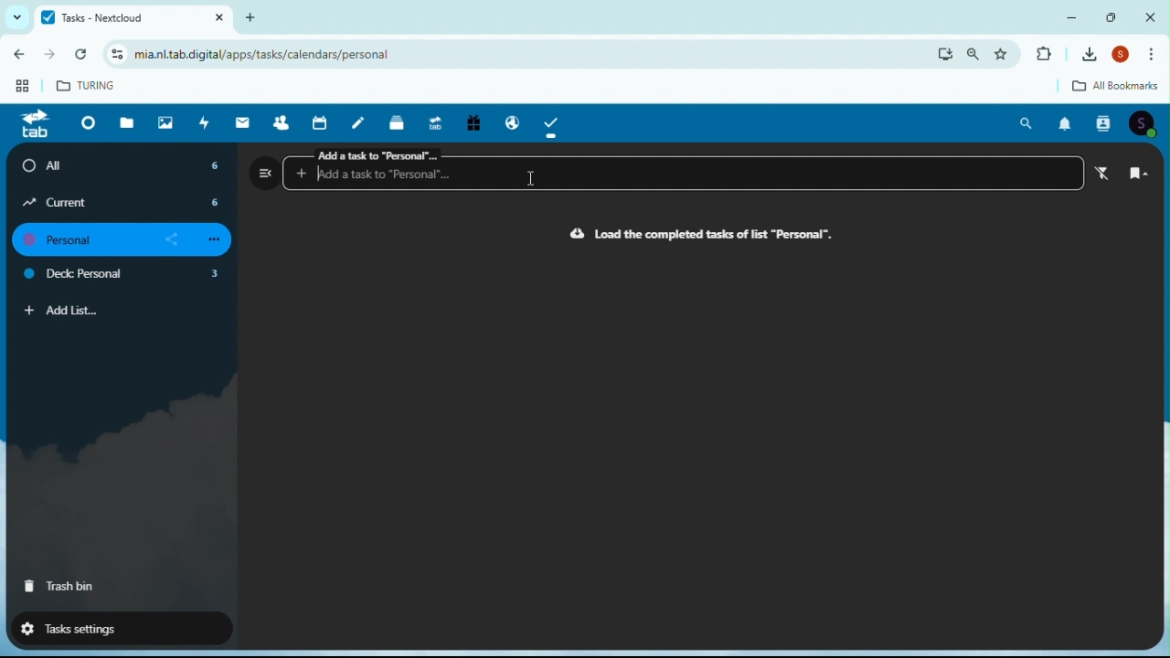 This screenshot has width=1170, height=658. Describe the element at coordinates (60, 587) in the screenshot. I see `trashbin` at that location.